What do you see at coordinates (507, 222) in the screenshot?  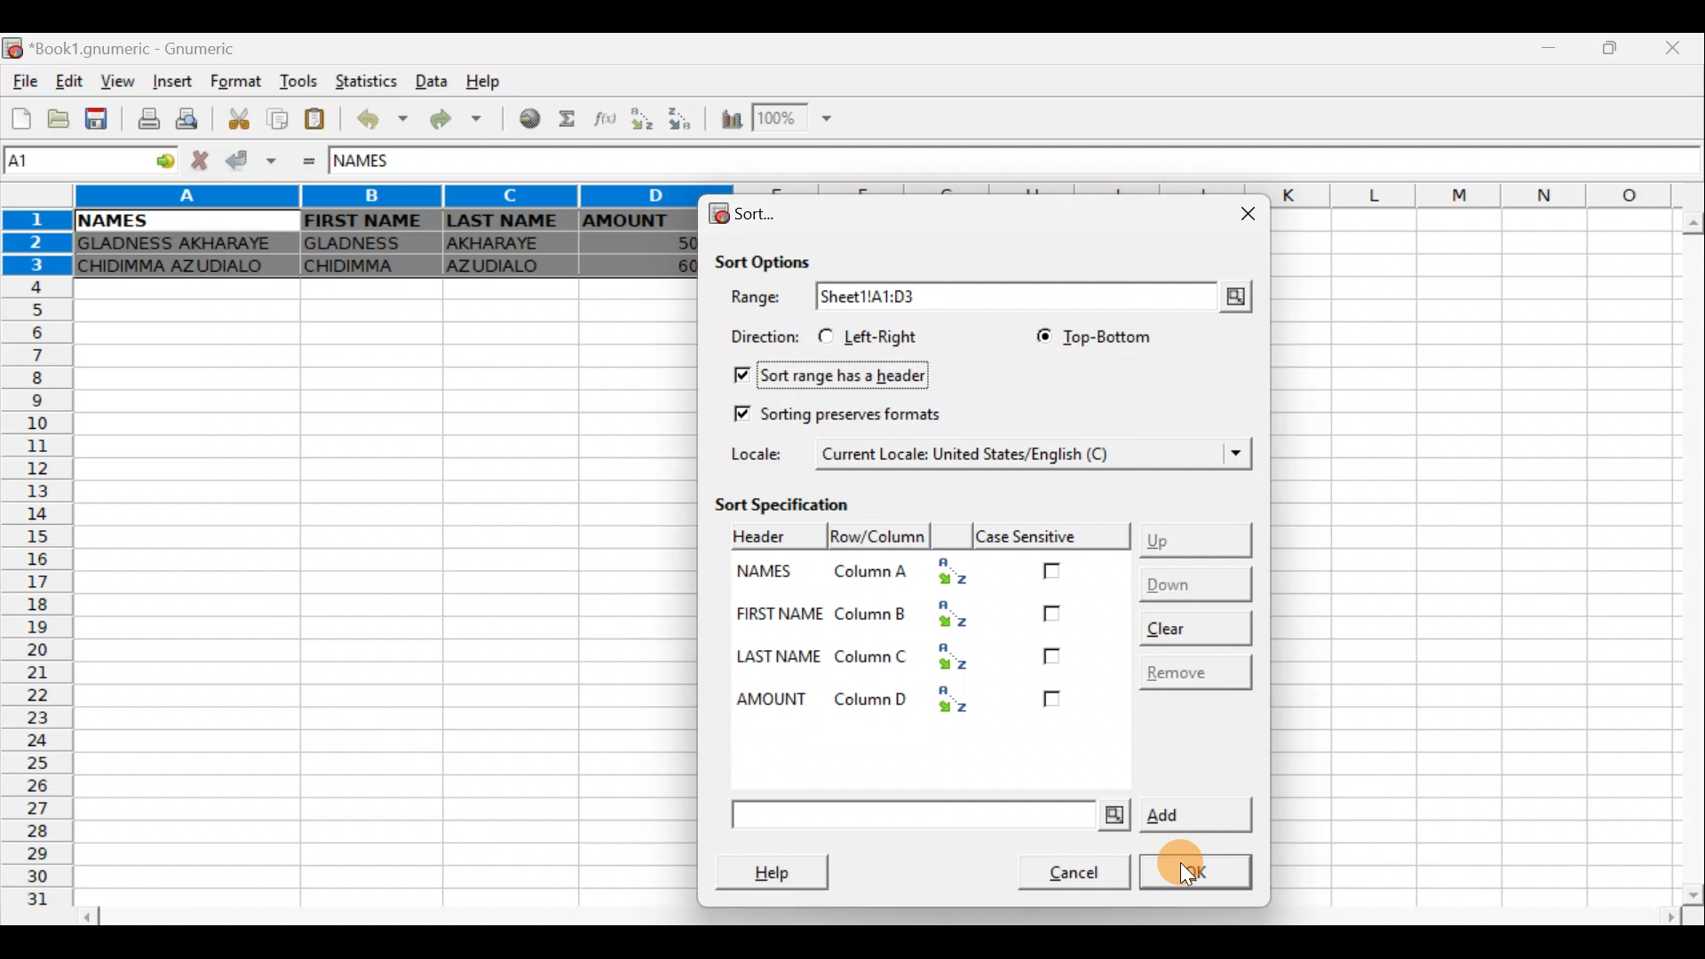 I see `LAST NAME` at bounding box center [507, 222].